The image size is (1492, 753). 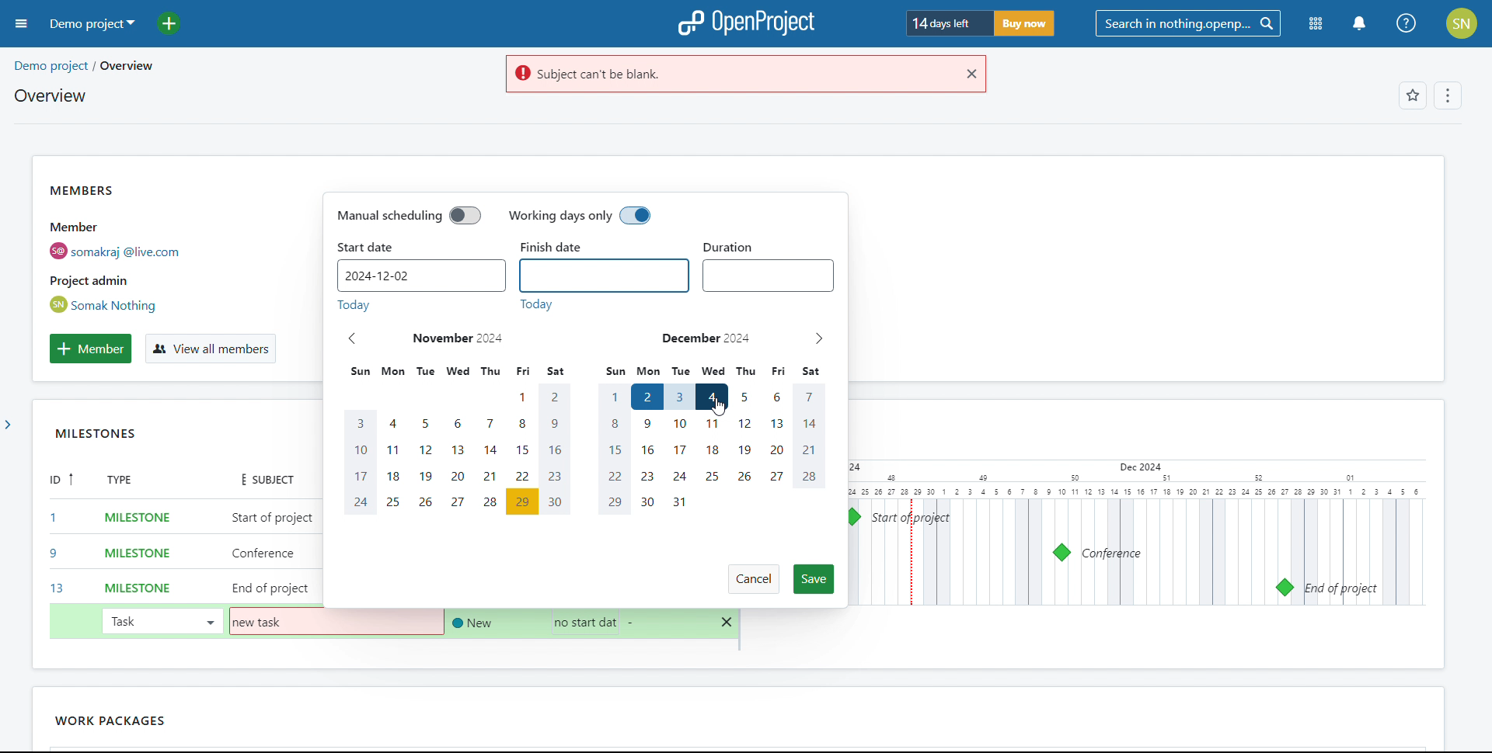 I want to click on save, so click(x=814, y=579).